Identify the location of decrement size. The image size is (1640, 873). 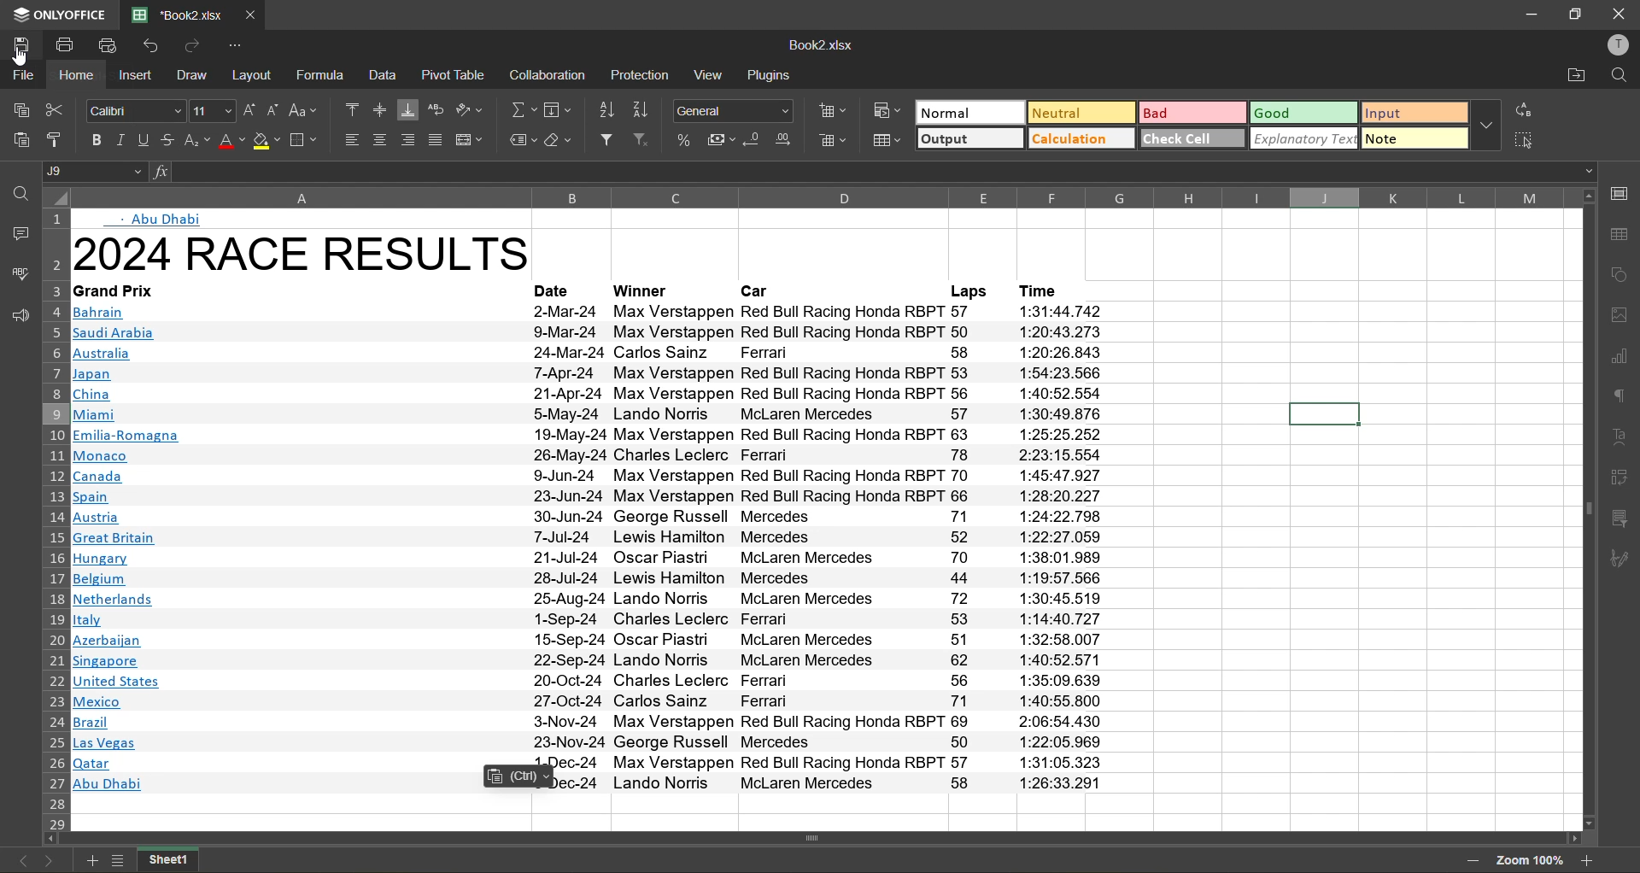
(275, 108).